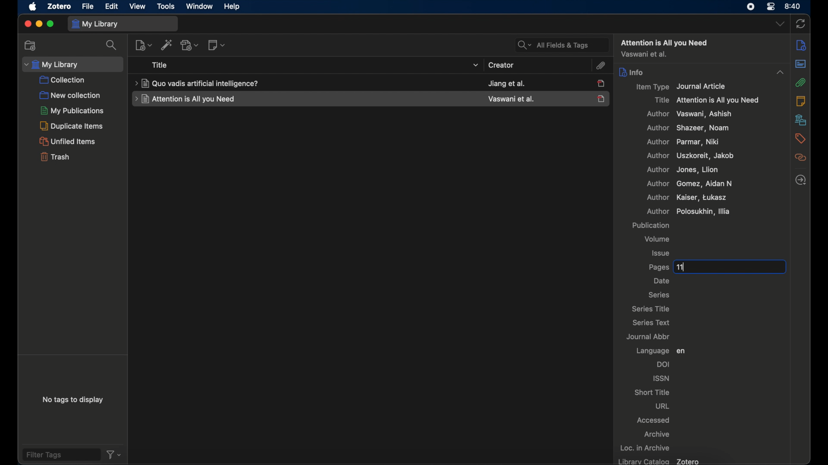 The image size is (828, 465). I want to click on edit, so click(112, 7).